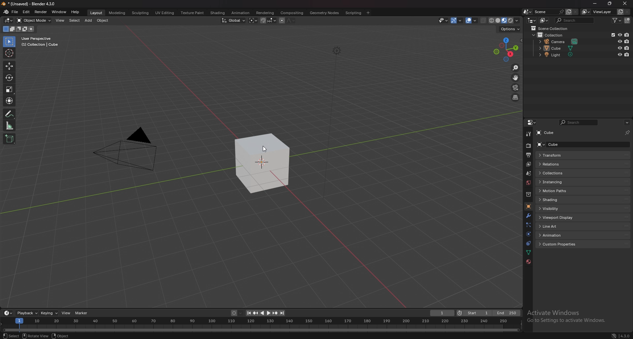  Describe the element at coordinates (325, 13) in the screenshot. I see `geometry nodes` at that location.